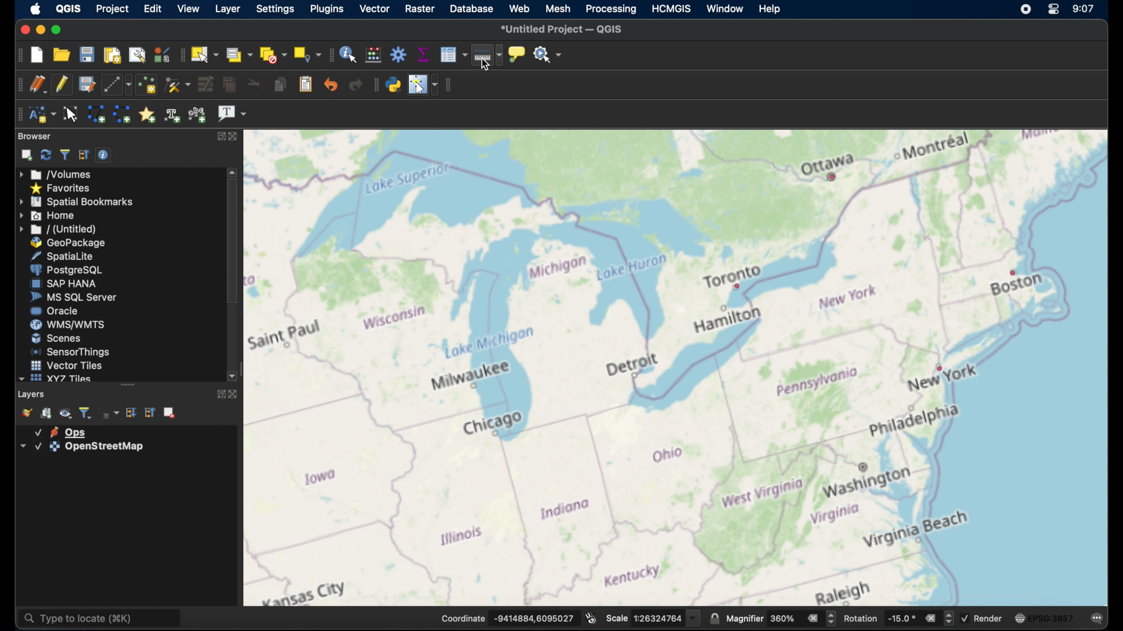  I want to click on filter legend by expression, so click(110, 414).